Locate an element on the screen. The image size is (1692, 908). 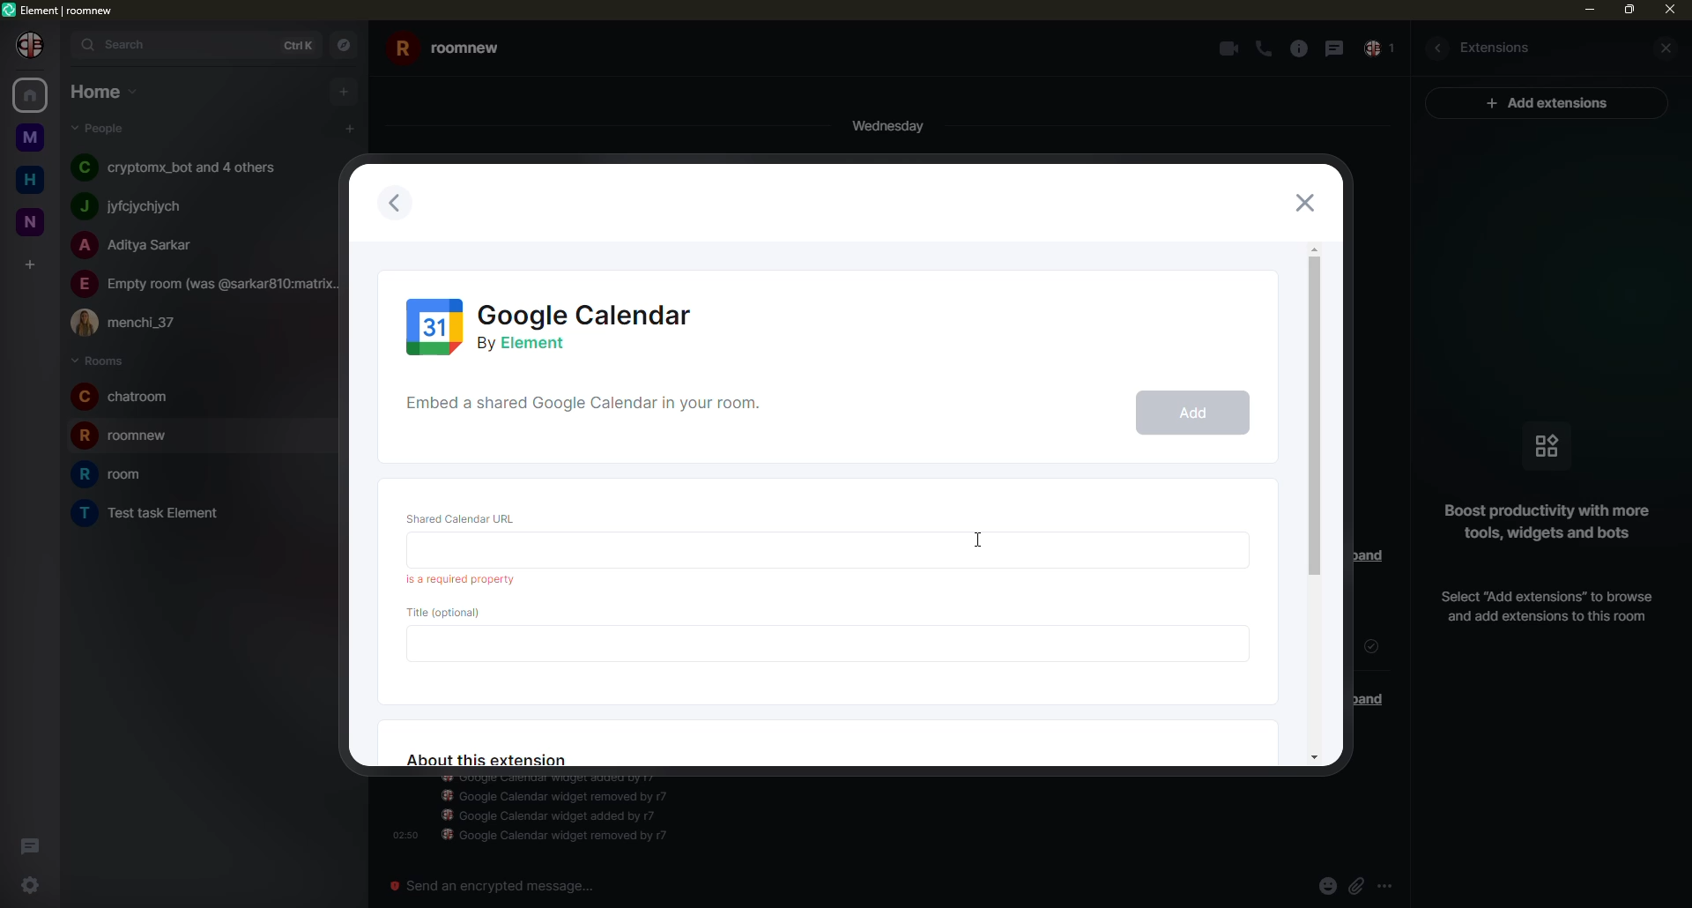
time is located at coordinates (402, 834).